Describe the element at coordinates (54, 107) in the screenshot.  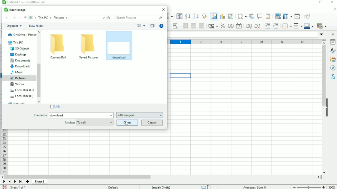
I see `Link` at that location.